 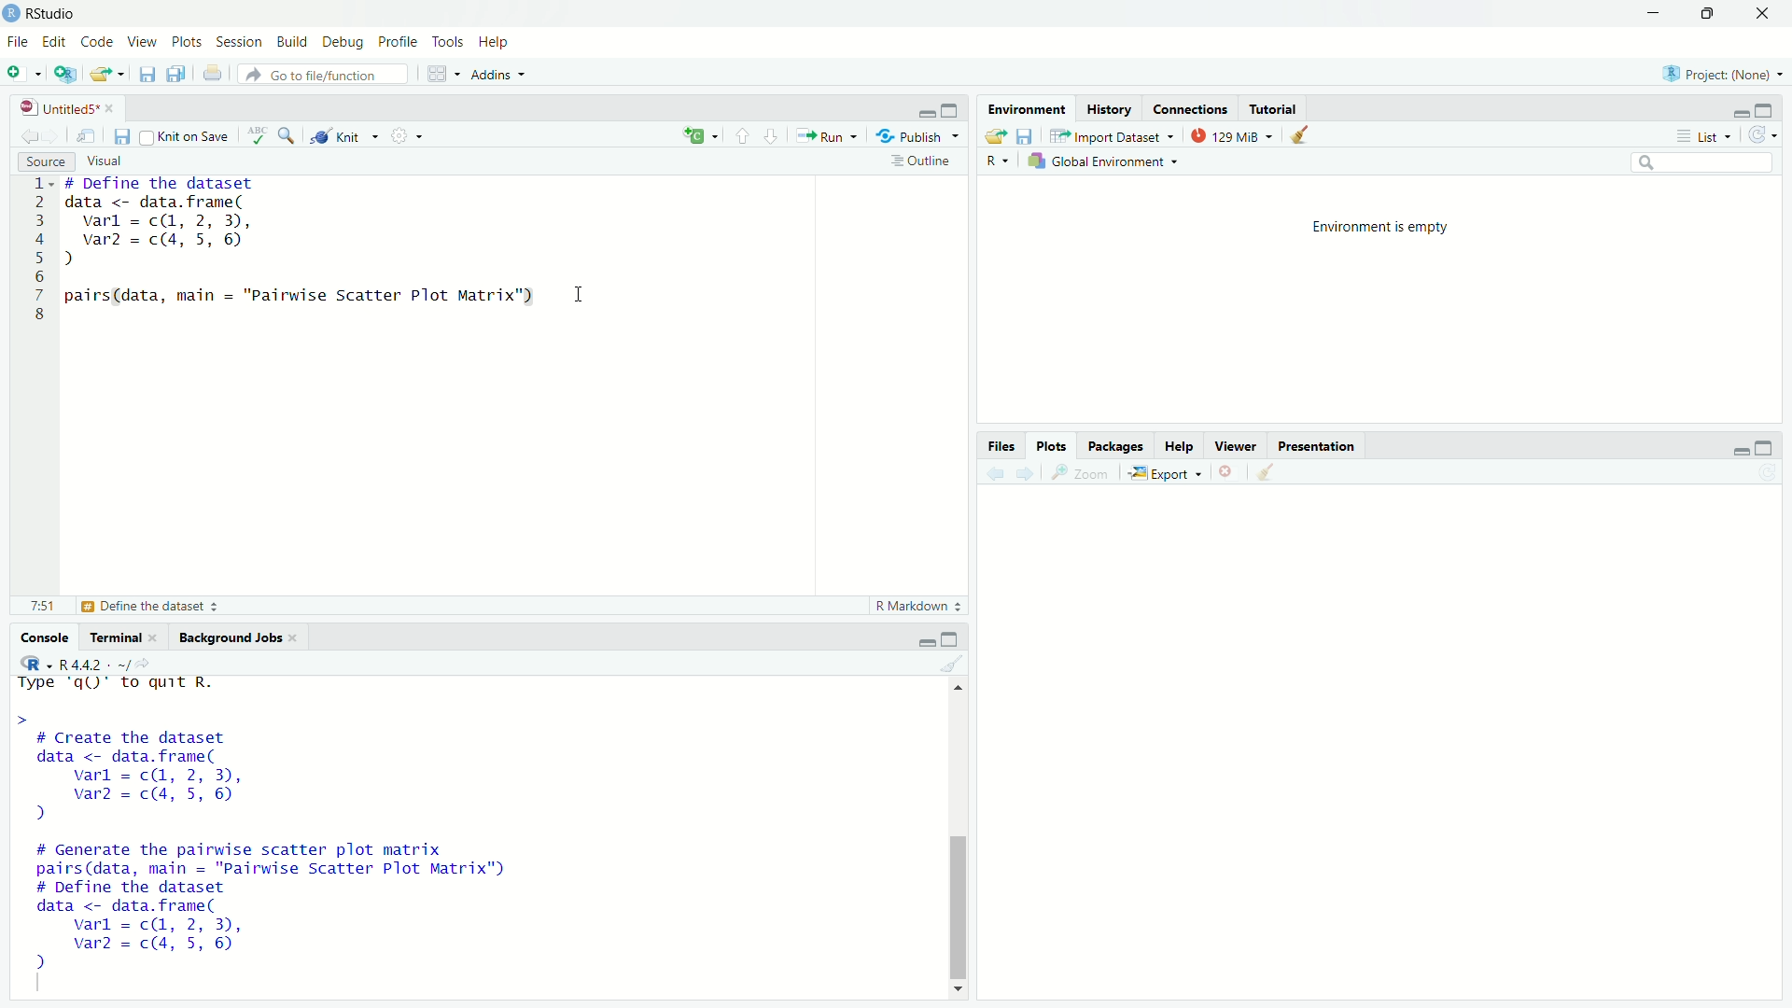 What do you see at coordinates (450, 40) in the screenshot?
I see `Tools` at bounding box center [450, 40].